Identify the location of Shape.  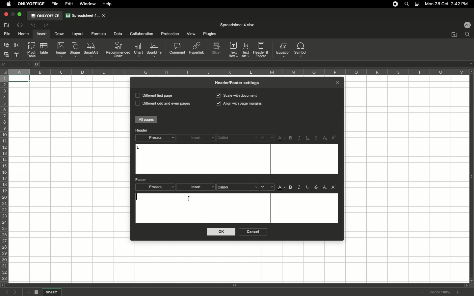
(75, 50).